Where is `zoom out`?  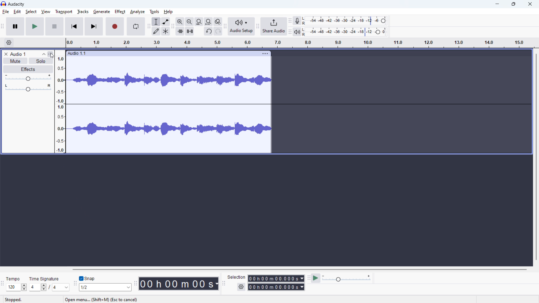
zoom out is located at coordinates (189, 22).